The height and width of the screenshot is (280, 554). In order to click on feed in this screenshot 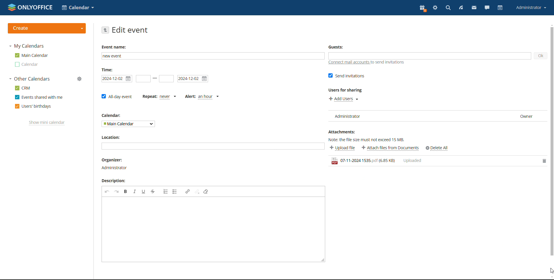, I will do `click(461, 8)`.